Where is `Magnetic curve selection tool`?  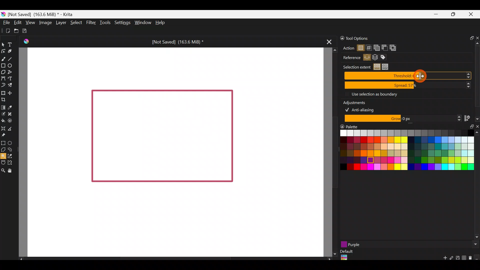 Magnetic curve selection tool is located at coordinates (11, 161).